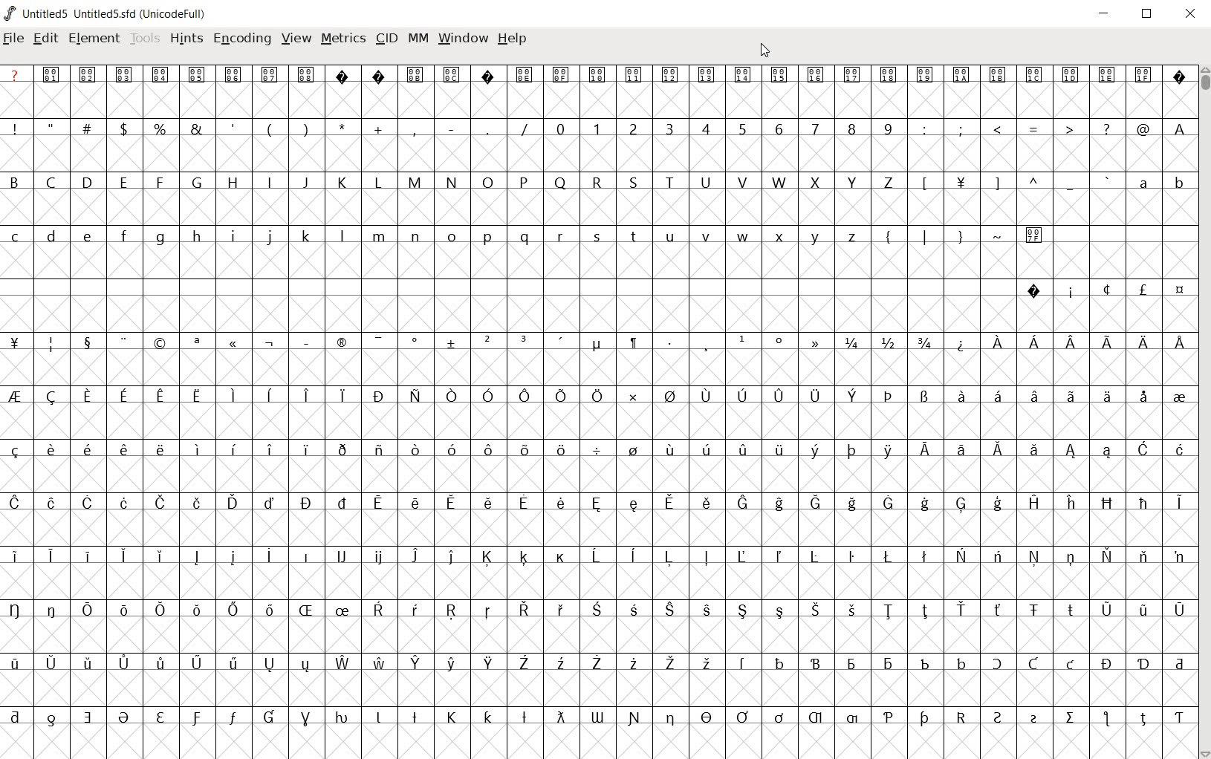 The height and width of the screenshot is (759, 1211). What do you see at coordinates (923, 128) in the screenshot?
I see `:` at bounding box center [923, 128].